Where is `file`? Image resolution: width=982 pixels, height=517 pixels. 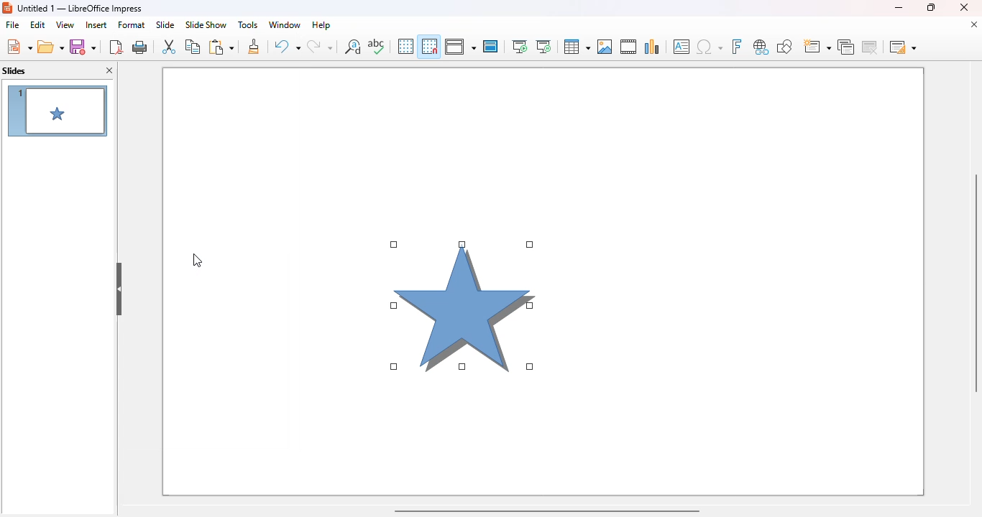 file is located at coordinates (12, 25).